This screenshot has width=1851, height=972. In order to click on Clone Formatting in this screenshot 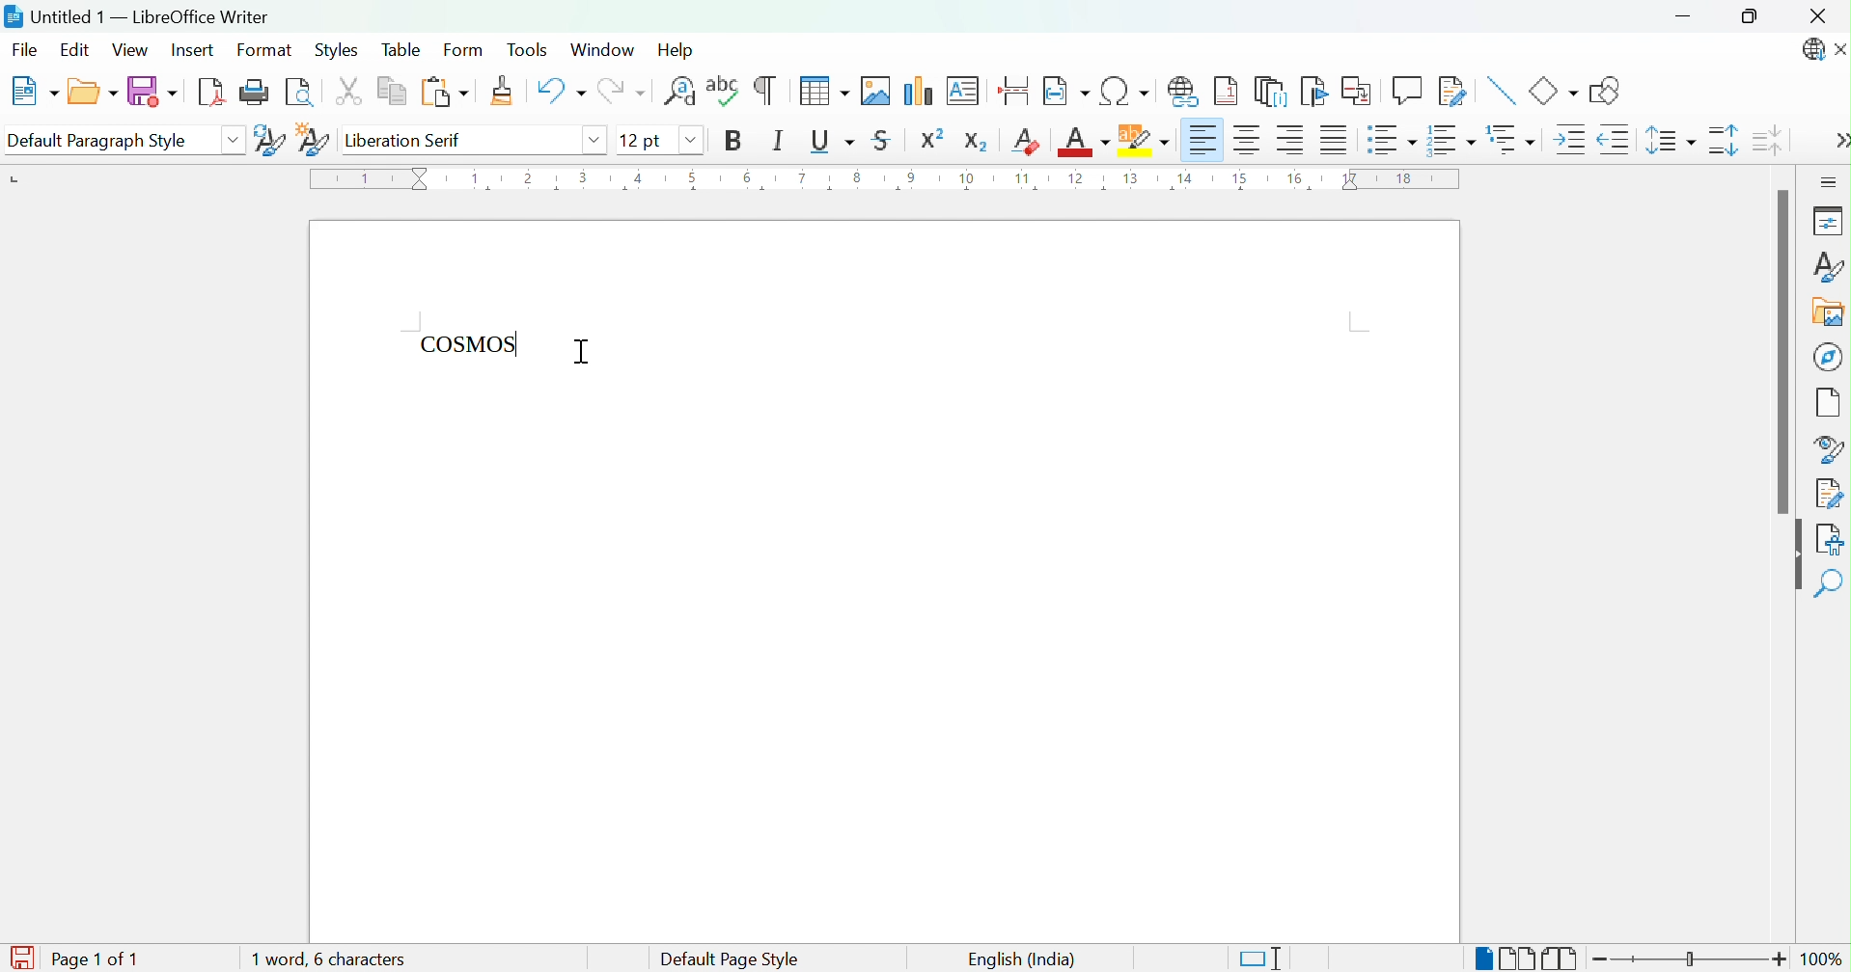, I will do `click(506, 92)`.